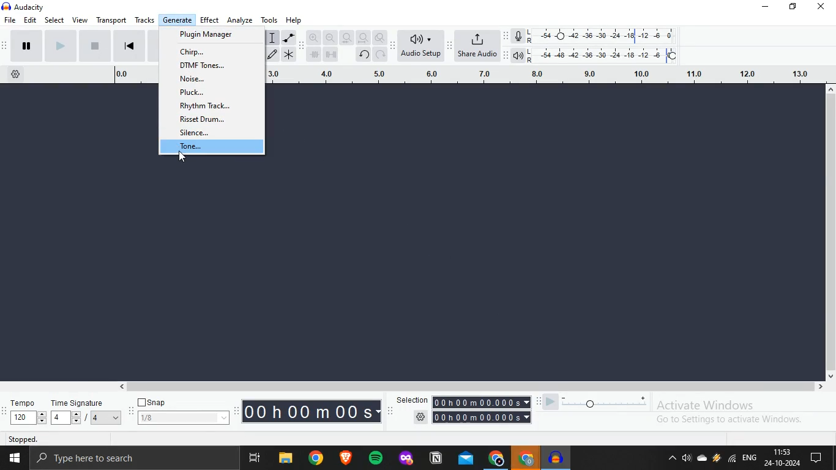  I want to click on Cursor, so click(183, 157).